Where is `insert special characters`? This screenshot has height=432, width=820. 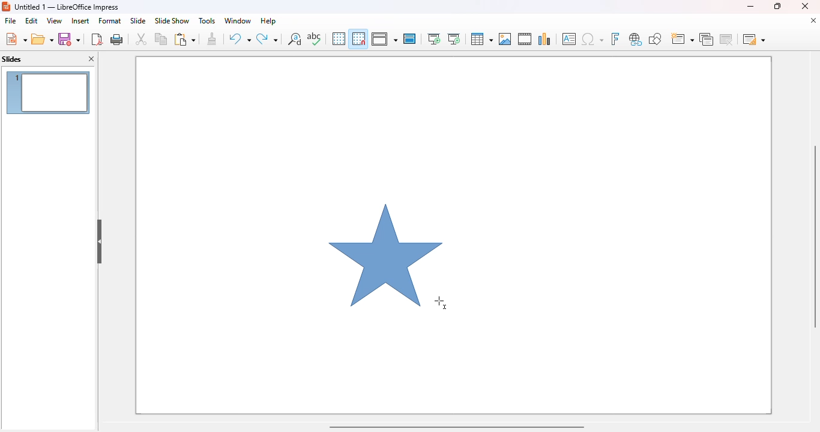
insert special characters is located at coordinates (592, 39).